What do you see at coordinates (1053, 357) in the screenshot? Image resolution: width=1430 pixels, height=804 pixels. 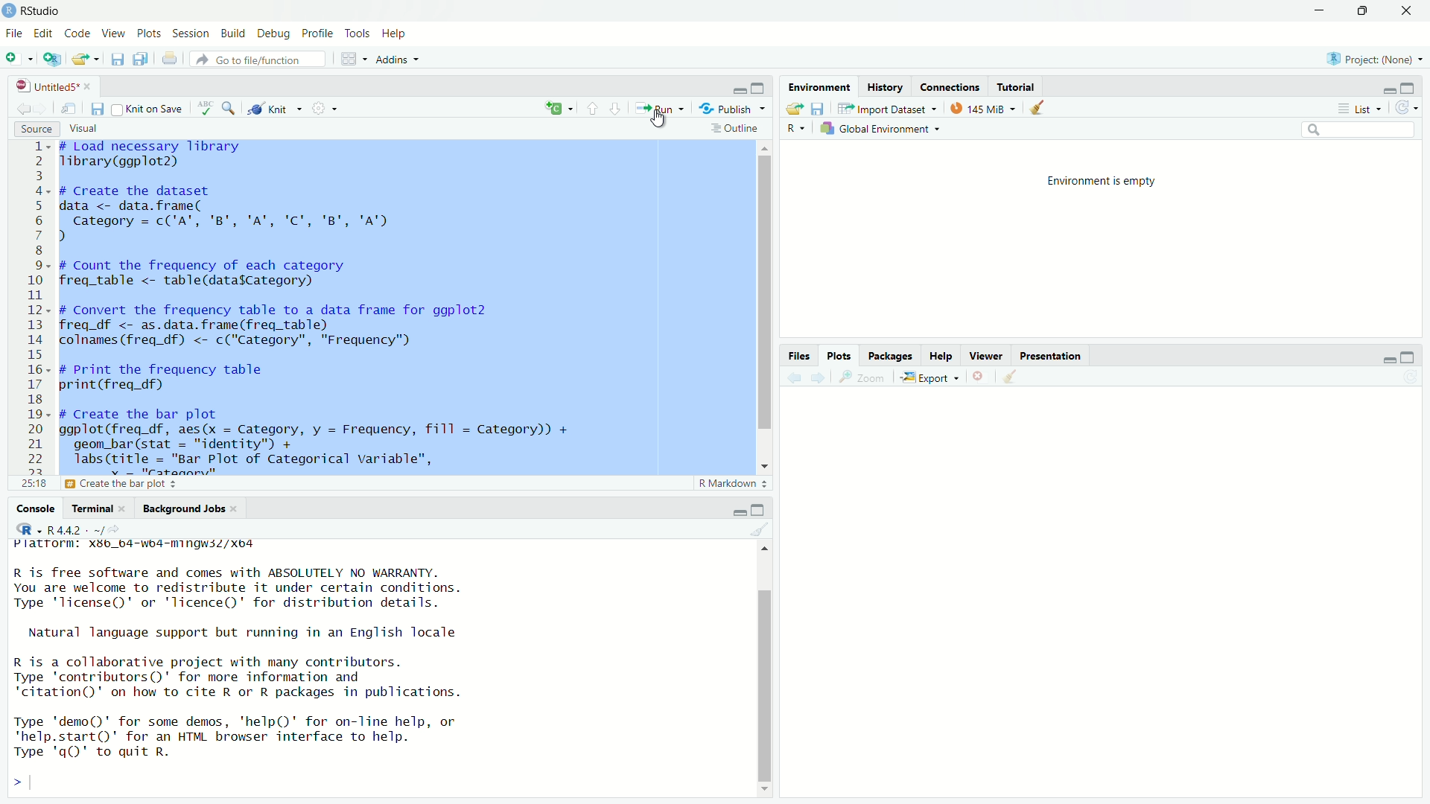 I see `presentation` at bounding box center [1053, 357].